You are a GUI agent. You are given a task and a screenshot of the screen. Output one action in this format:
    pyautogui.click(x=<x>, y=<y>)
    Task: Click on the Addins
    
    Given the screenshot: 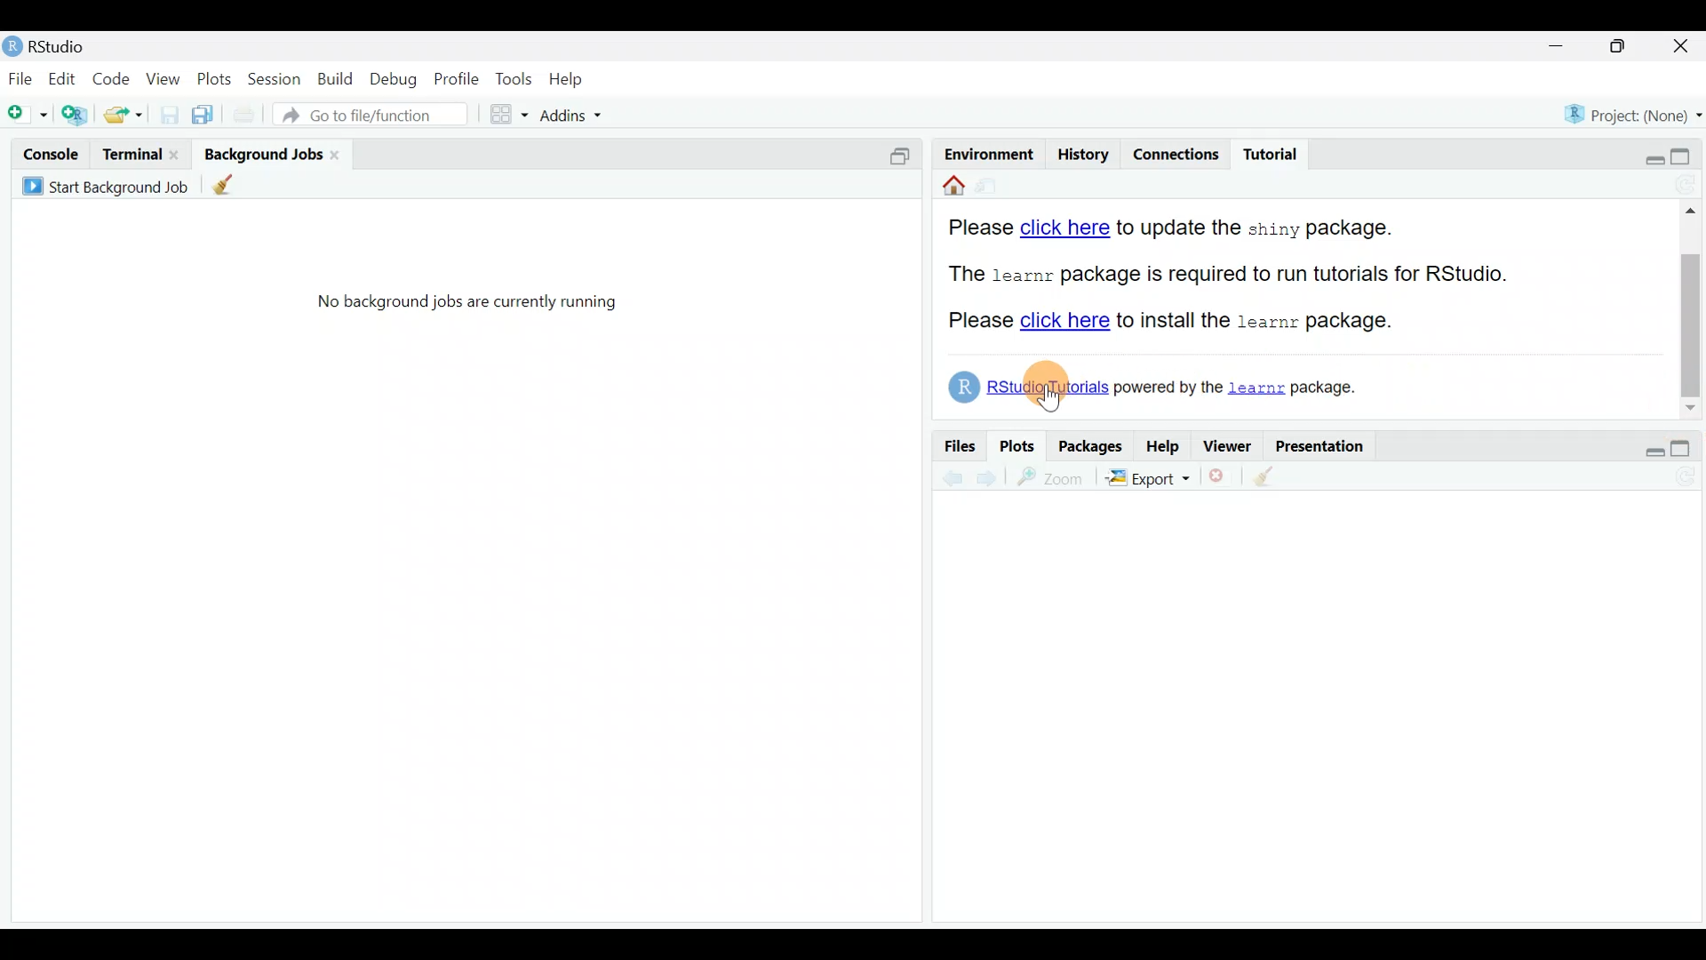 What is the action you would take?
    pyautogui.click(x=562, y=114)
    